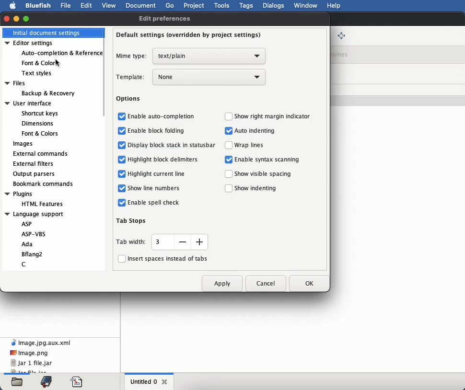  I want to click on close, so click(7, 19).